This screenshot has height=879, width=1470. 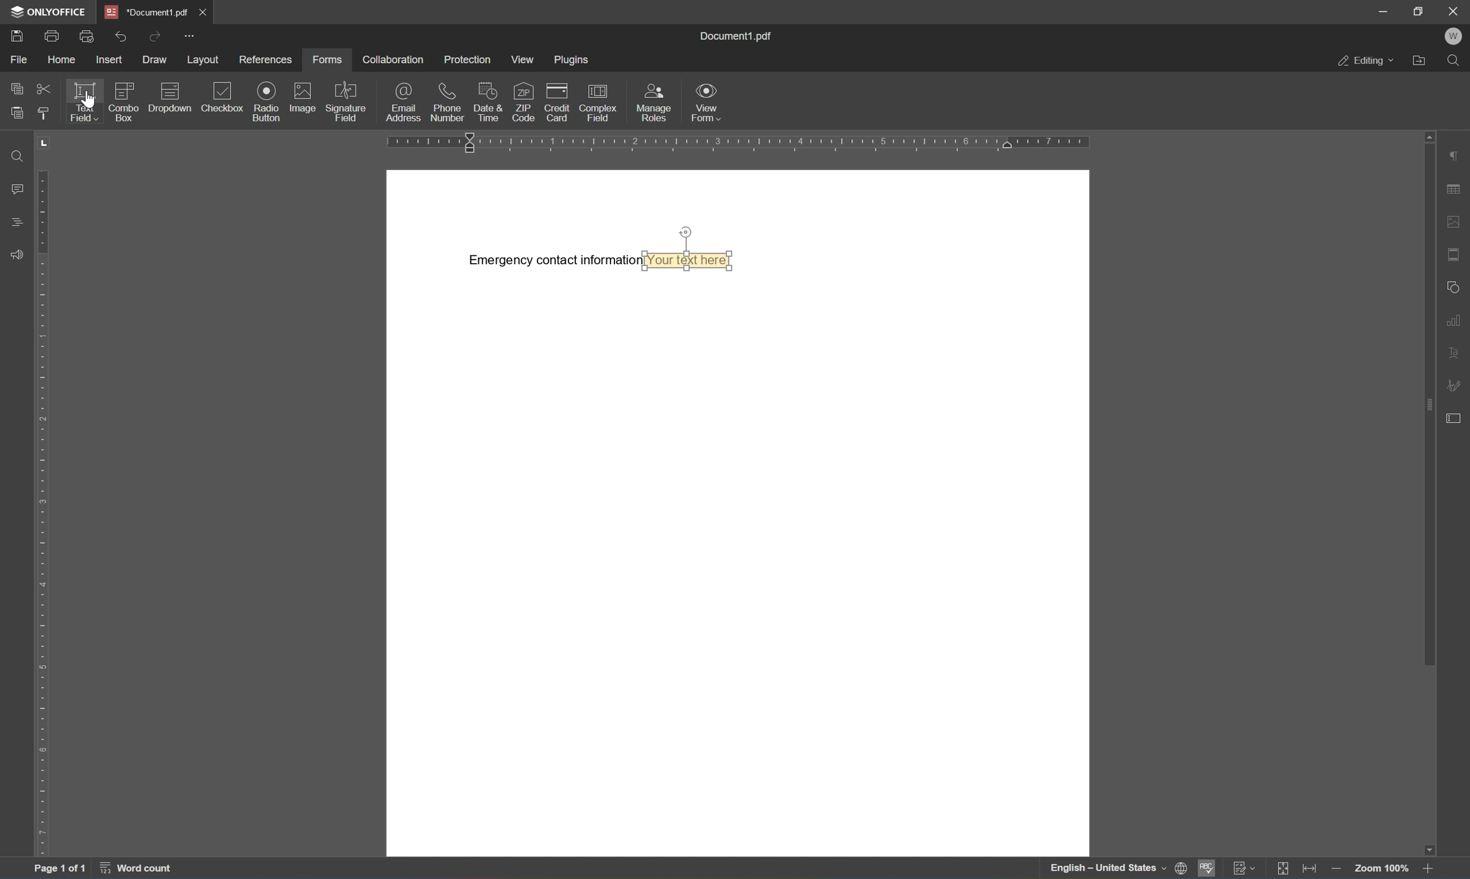 I want to click on restore down, so click(x=1418, y=10).